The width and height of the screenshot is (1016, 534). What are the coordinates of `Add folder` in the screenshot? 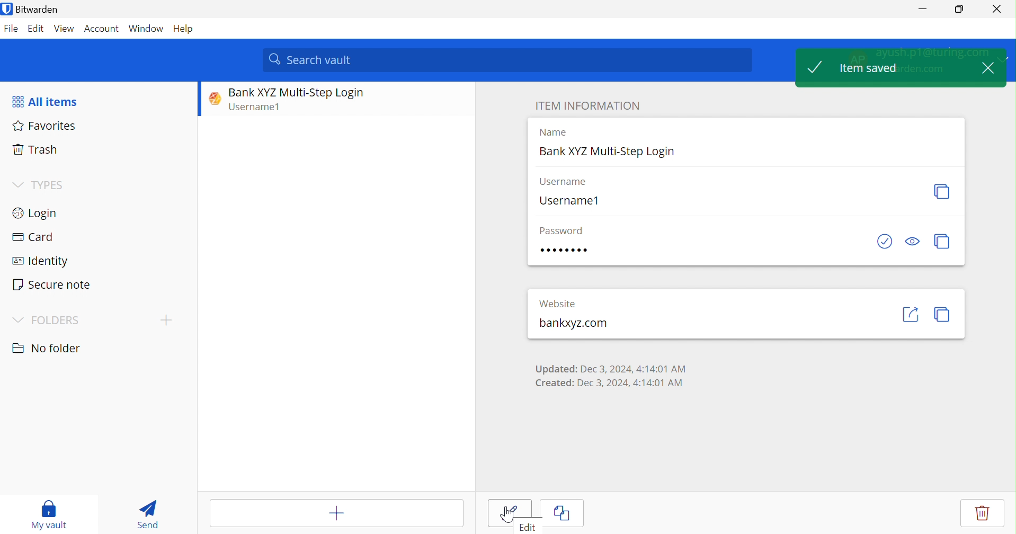 It's located at (166, 319).